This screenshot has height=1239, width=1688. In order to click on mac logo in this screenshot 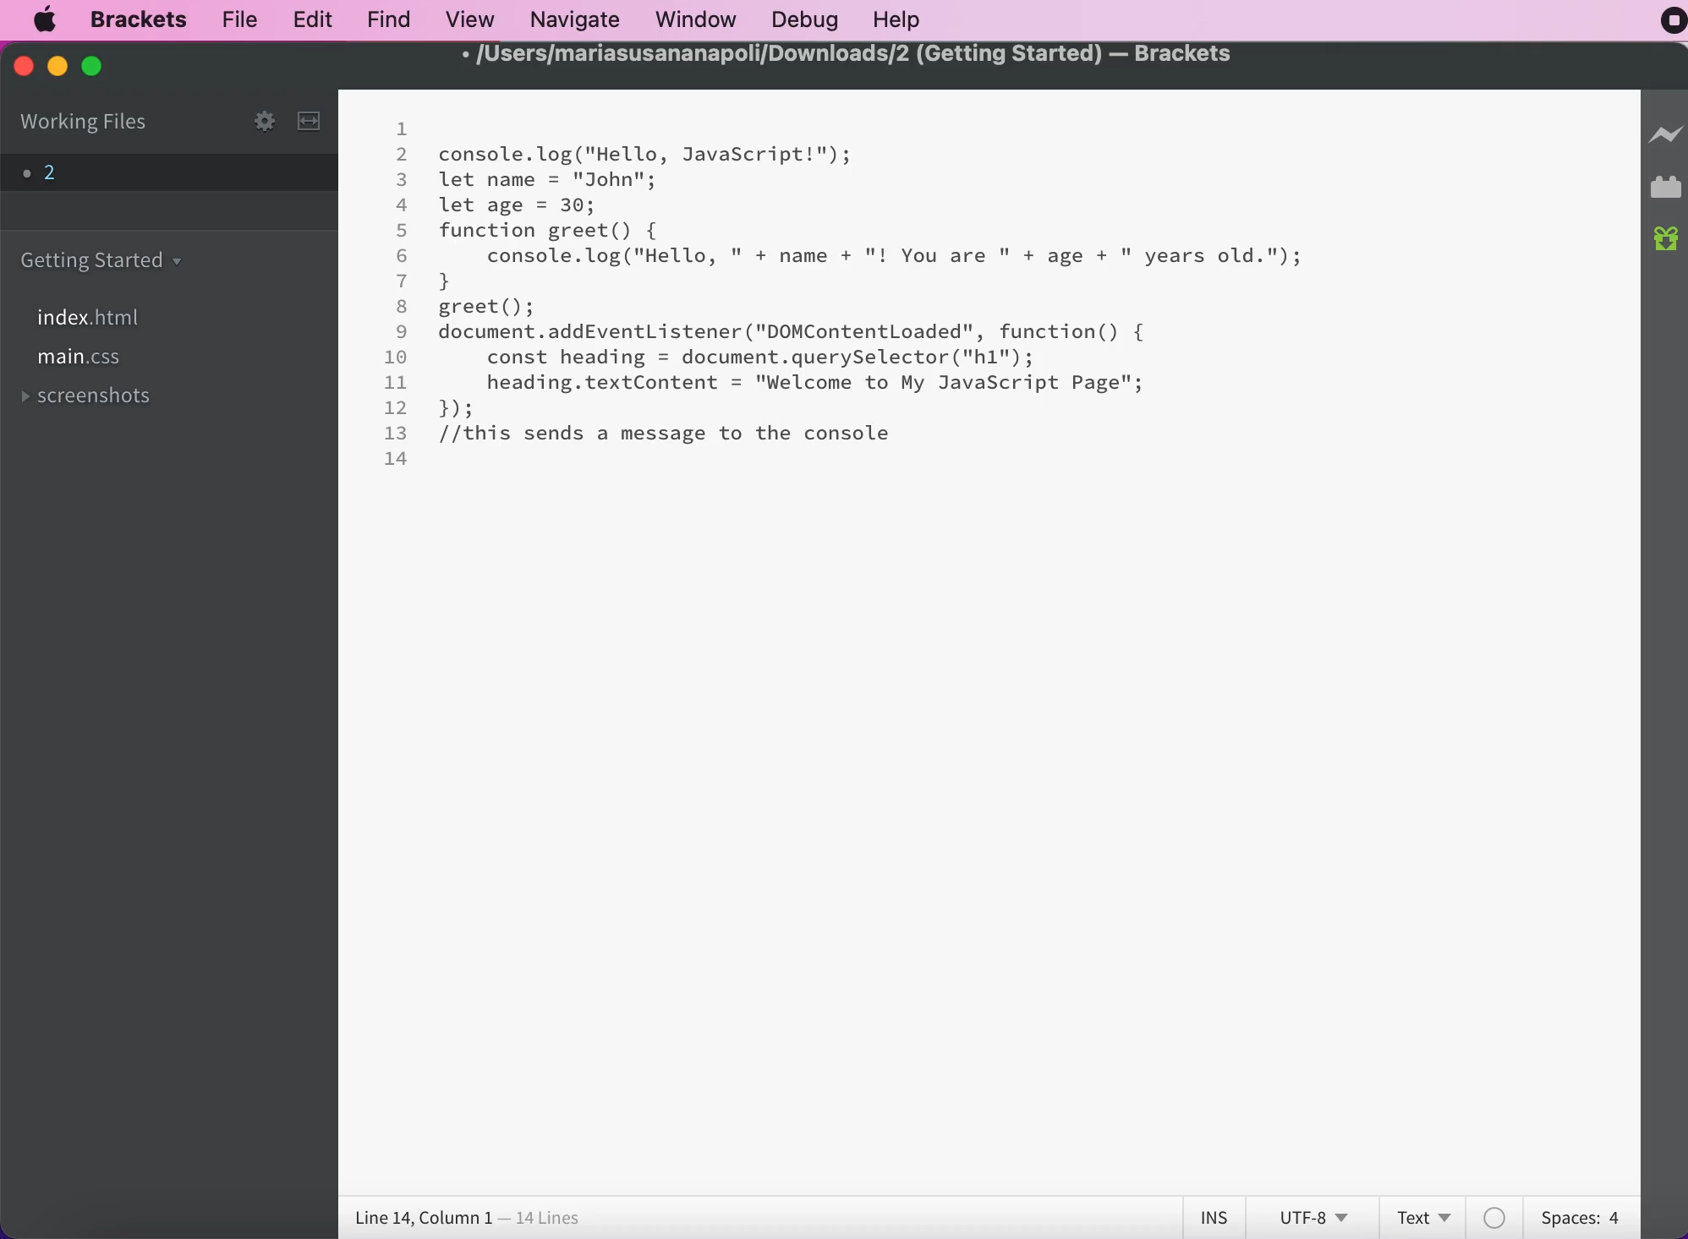, I will do `click(47, 20)`.